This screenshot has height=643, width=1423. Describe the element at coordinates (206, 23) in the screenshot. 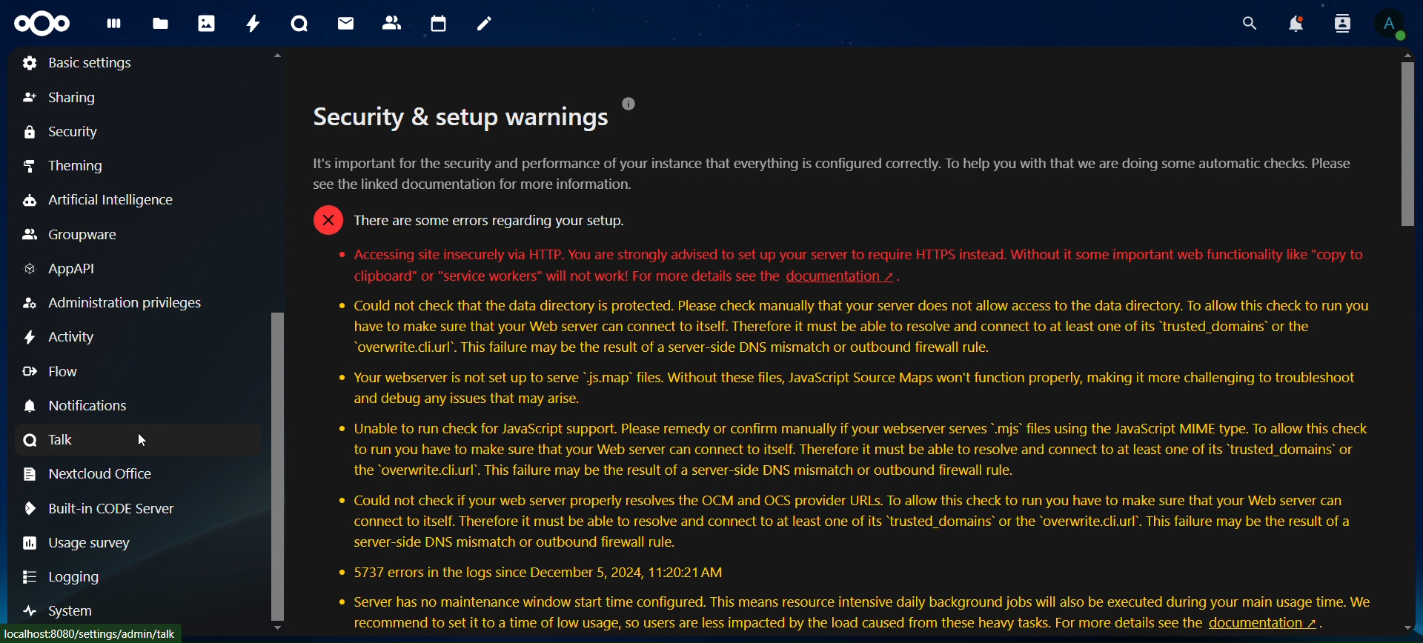

I see `photos` at that location.